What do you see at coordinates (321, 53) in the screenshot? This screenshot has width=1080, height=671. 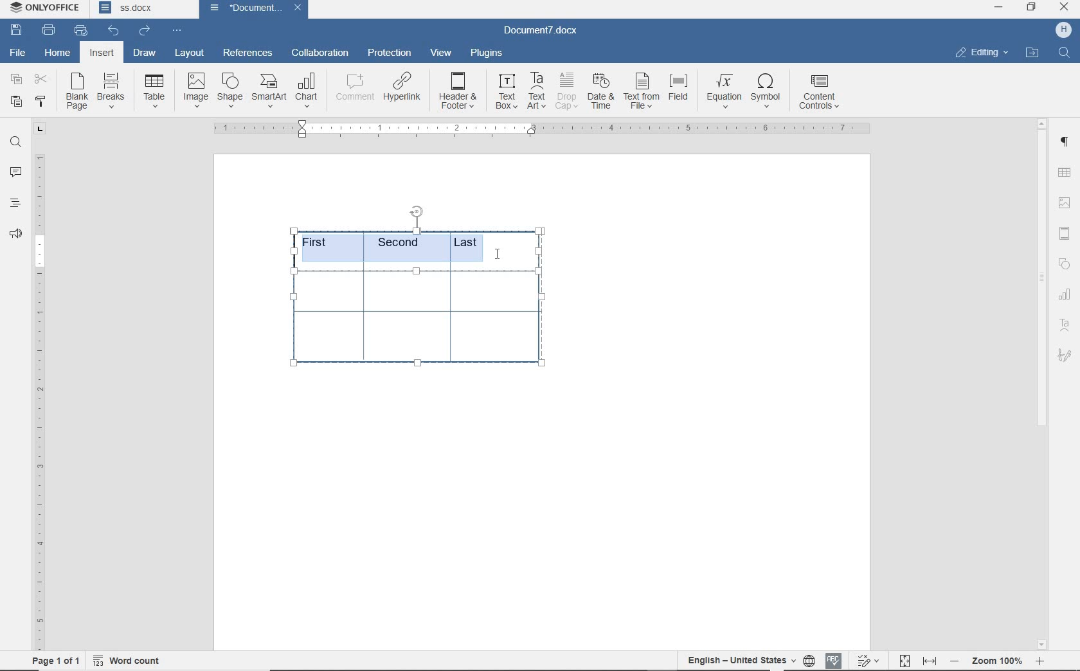 I see `collaboration` at bounding box center [321, 53].